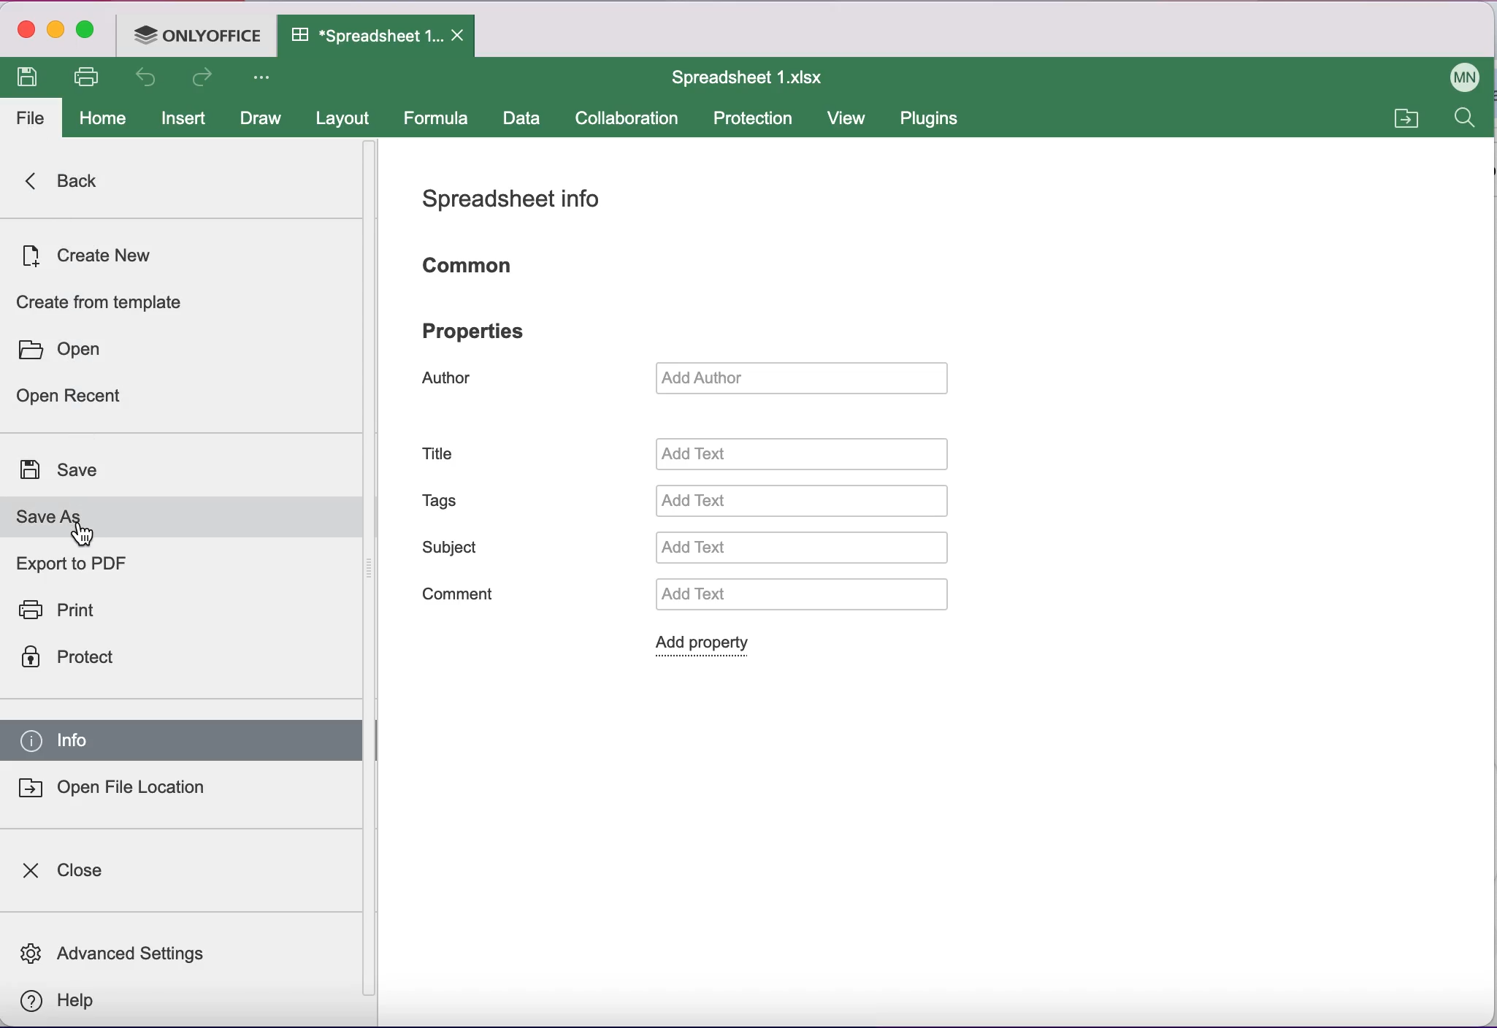  I want to click on save, so click(72, 472).